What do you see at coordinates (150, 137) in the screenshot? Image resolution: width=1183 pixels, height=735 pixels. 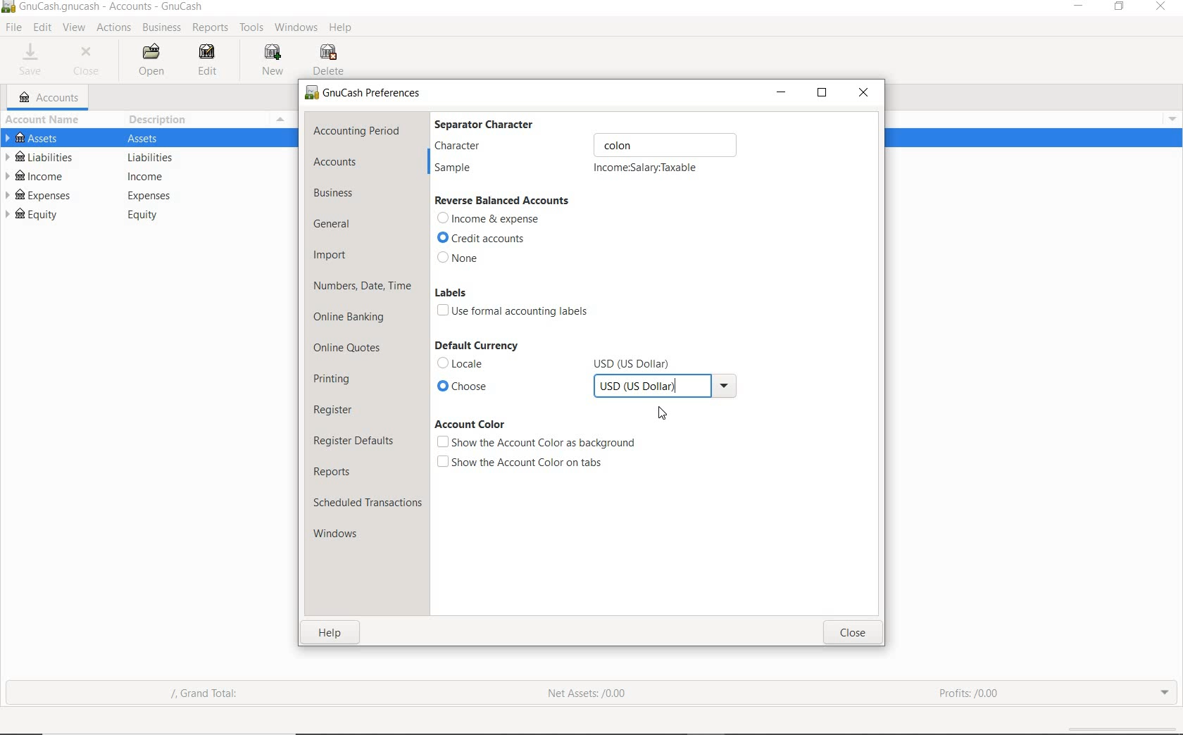 I see `` at bounding box center [150, 137].